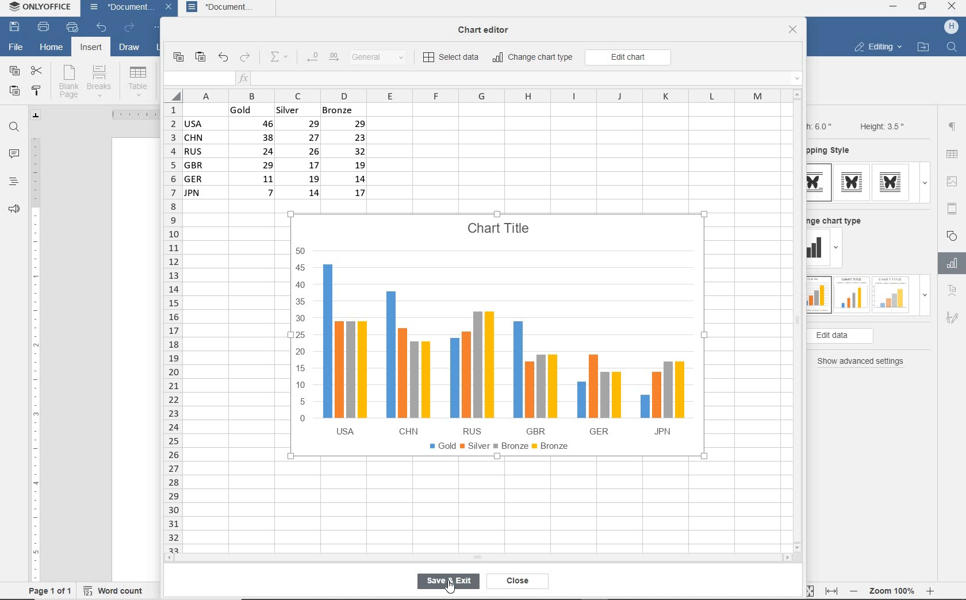 The height and width of the screenshot is (600, 966). I want to click on editing, so click(877, 48).